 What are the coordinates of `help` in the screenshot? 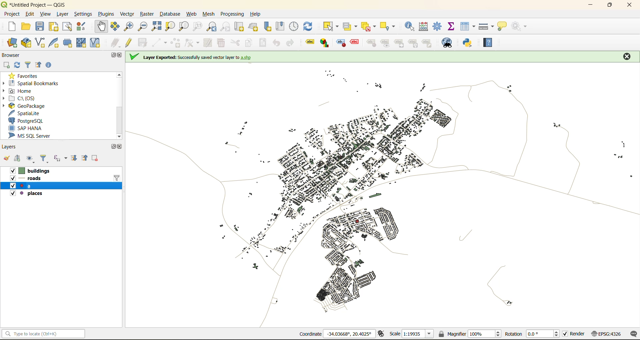 It's located at (257, 14).